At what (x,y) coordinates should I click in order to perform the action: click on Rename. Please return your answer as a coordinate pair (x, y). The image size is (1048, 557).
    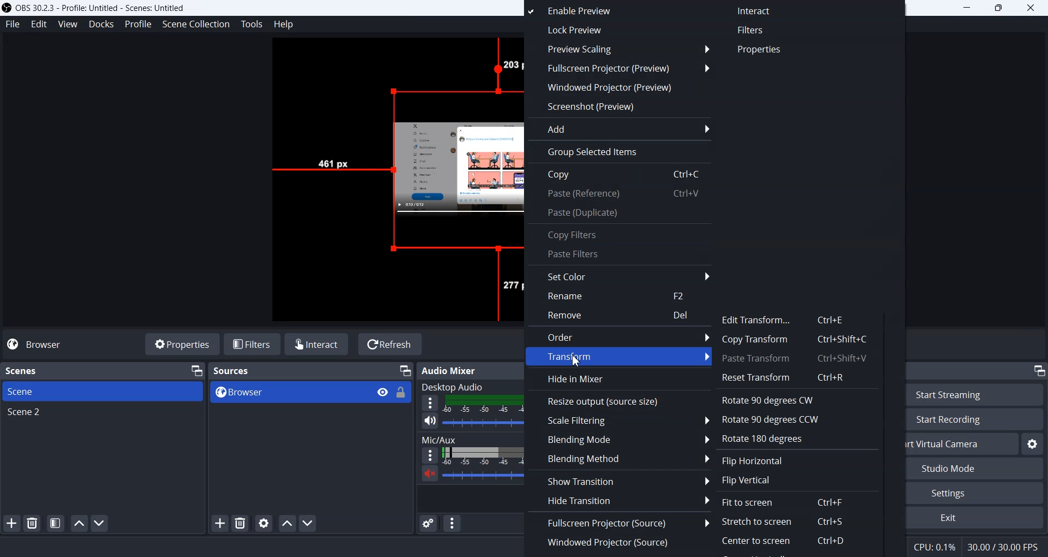
    Looking at the image, I should click on (621, 295).